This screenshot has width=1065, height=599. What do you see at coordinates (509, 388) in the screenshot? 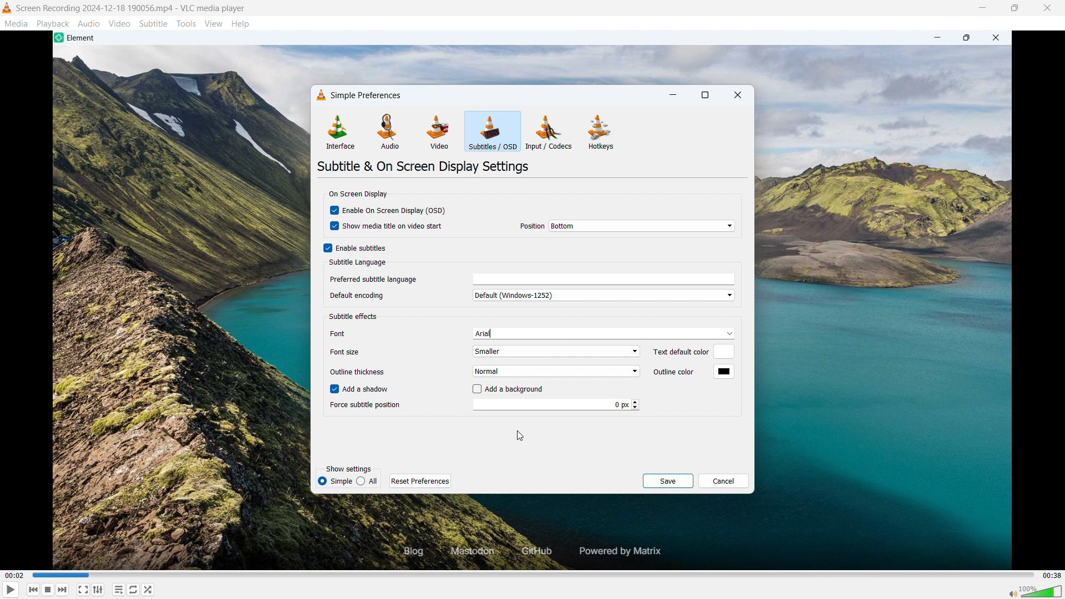
I see `add a background` at bounding box center [509, 388].